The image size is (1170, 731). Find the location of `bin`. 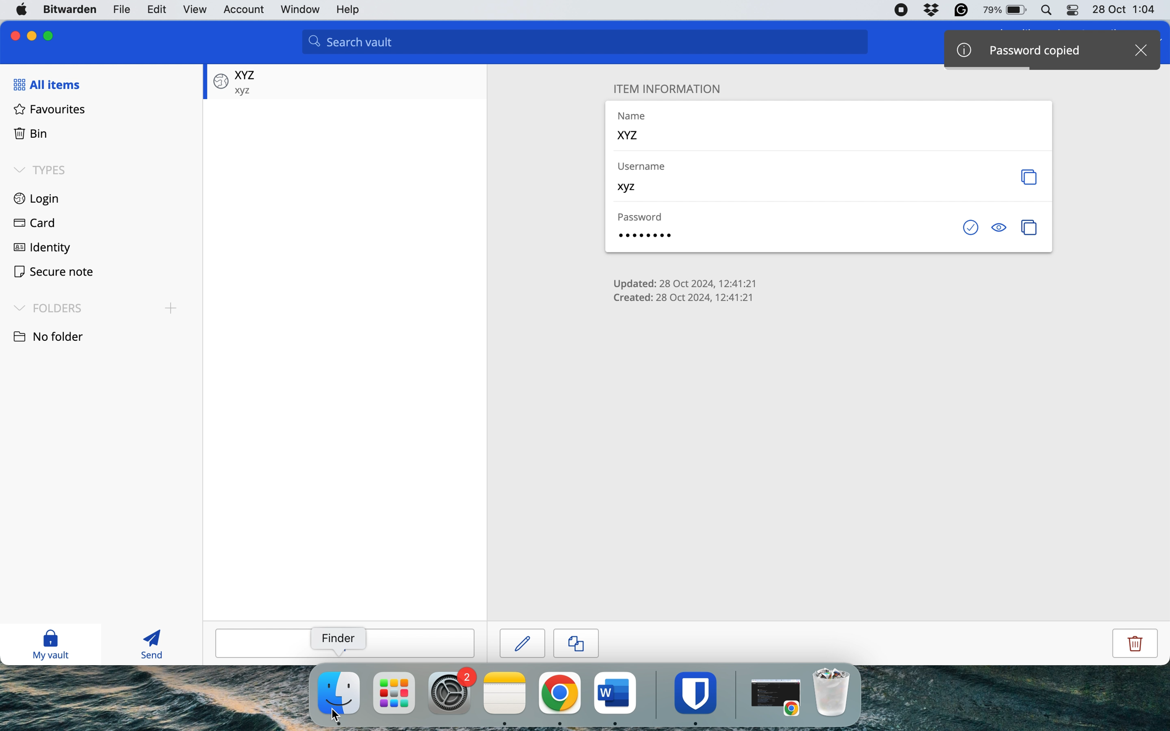

bin is located at coordinates (30, 132).